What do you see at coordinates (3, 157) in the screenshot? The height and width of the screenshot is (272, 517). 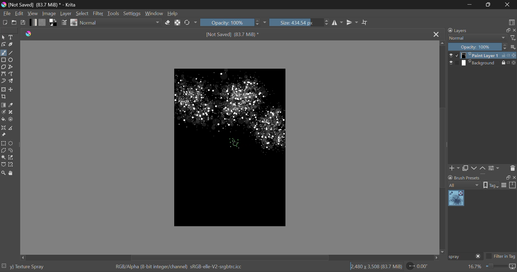 I see `Continuous Fill` at bounding box center [3, 157].